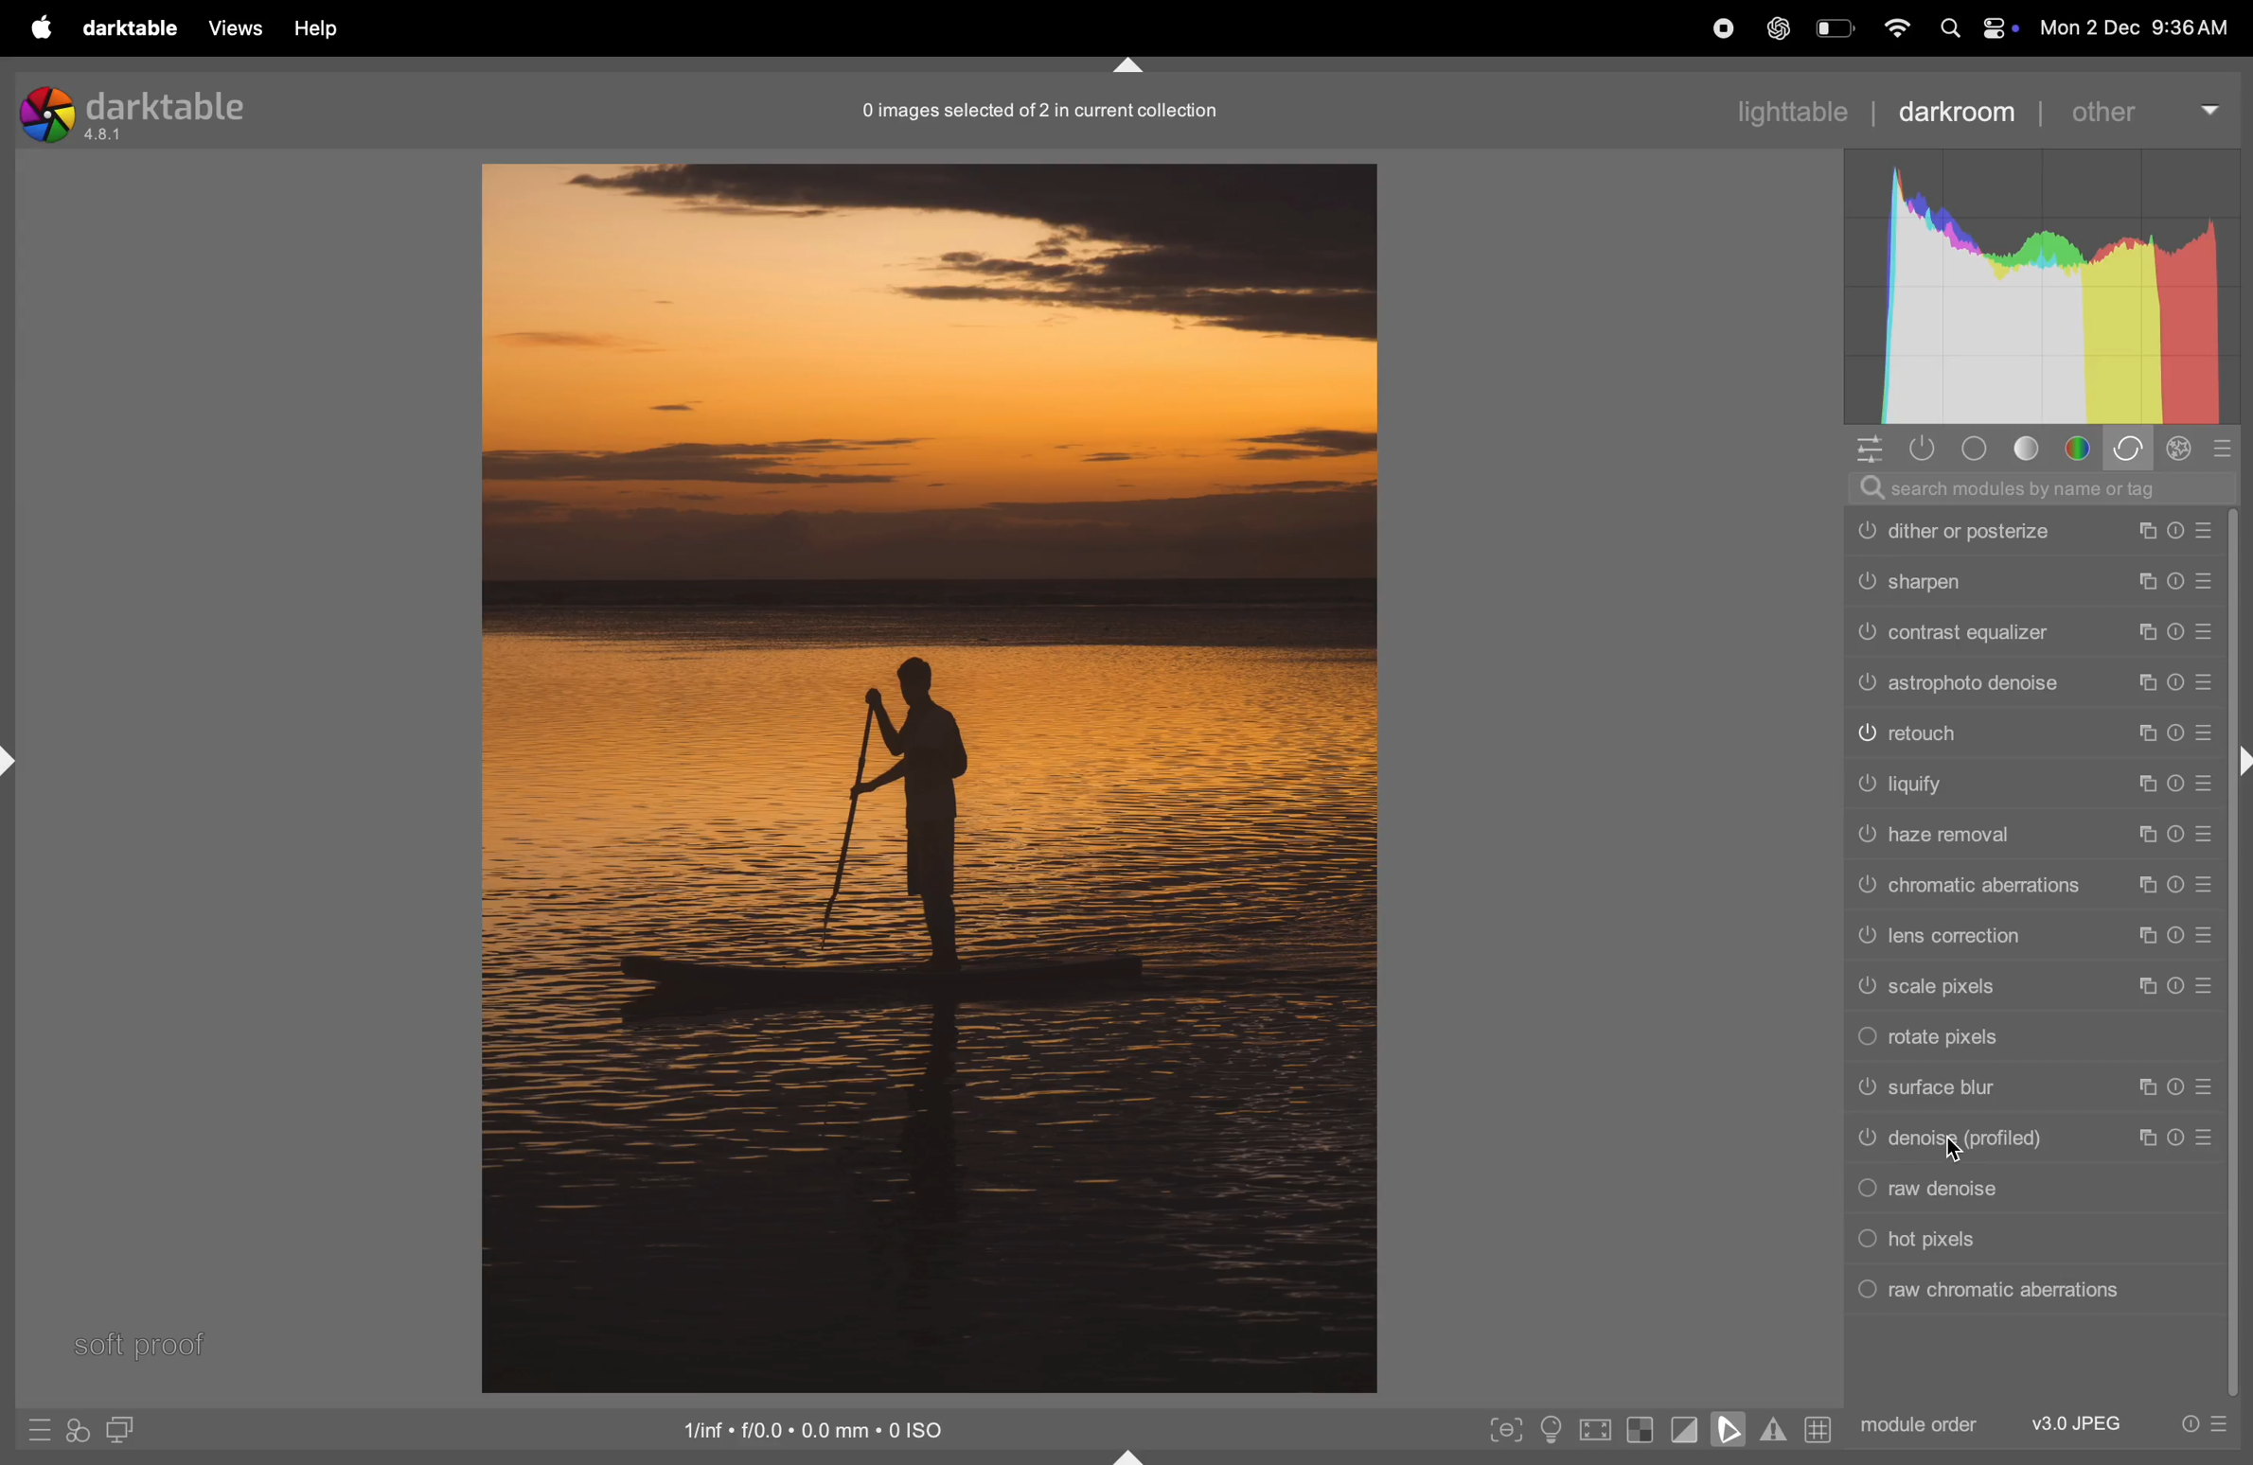  Describe the element at coordinates (2038, 1035) in the screenshot. I see `rotate pixels` at that location.